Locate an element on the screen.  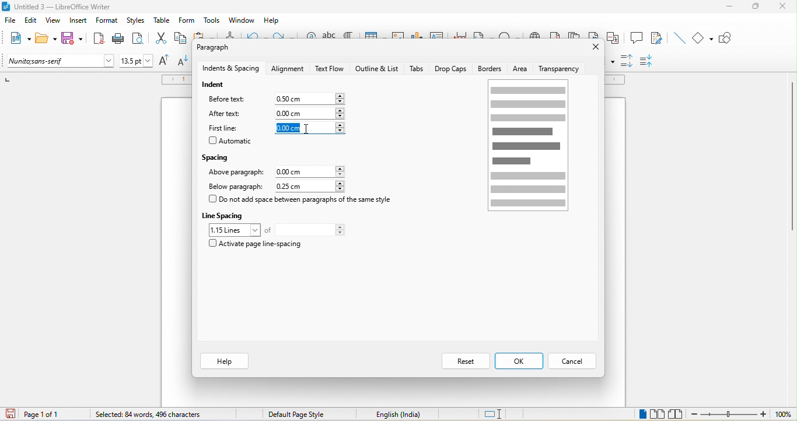
zoom is located at coordinates (729, 415).